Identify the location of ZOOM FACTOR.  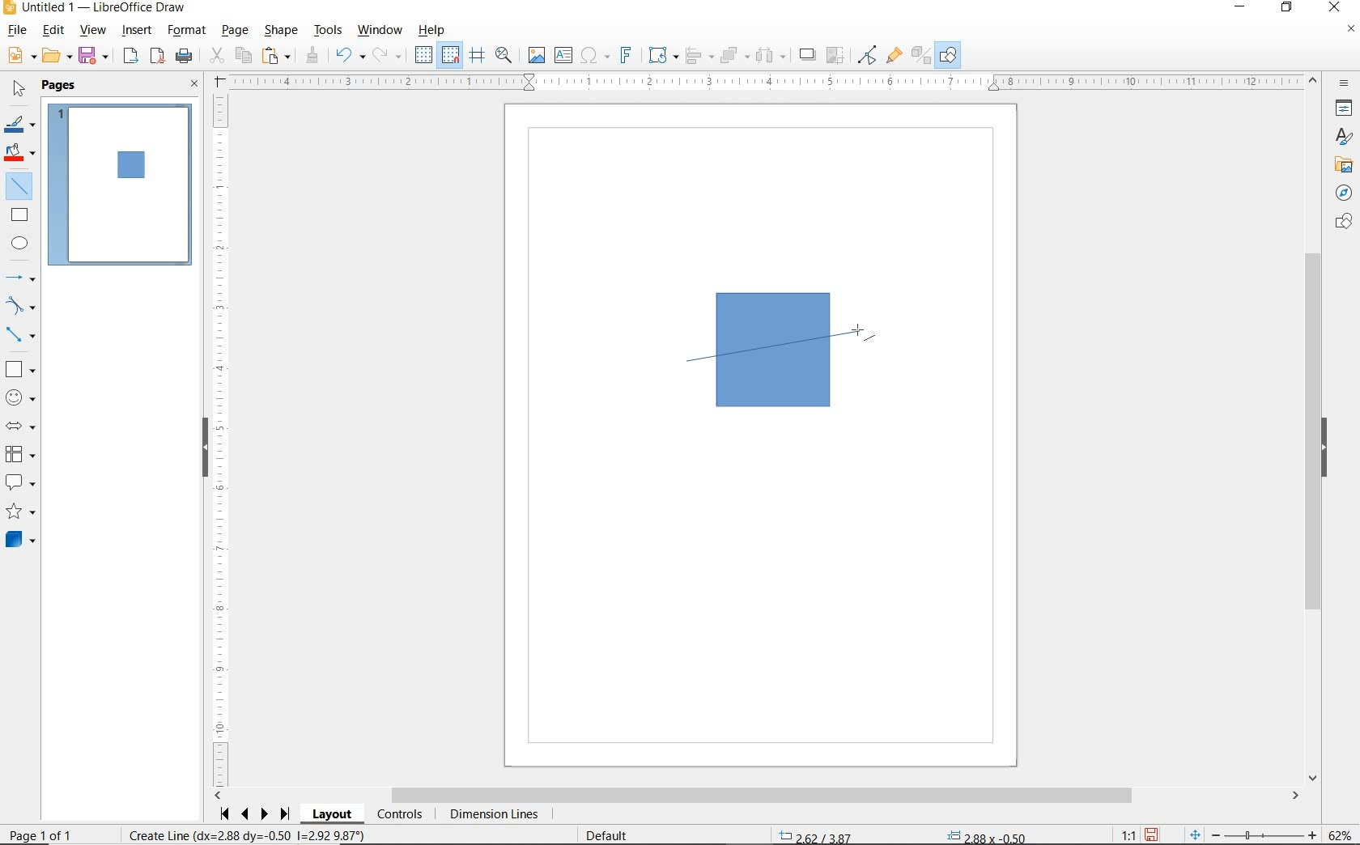
(1339, 835).